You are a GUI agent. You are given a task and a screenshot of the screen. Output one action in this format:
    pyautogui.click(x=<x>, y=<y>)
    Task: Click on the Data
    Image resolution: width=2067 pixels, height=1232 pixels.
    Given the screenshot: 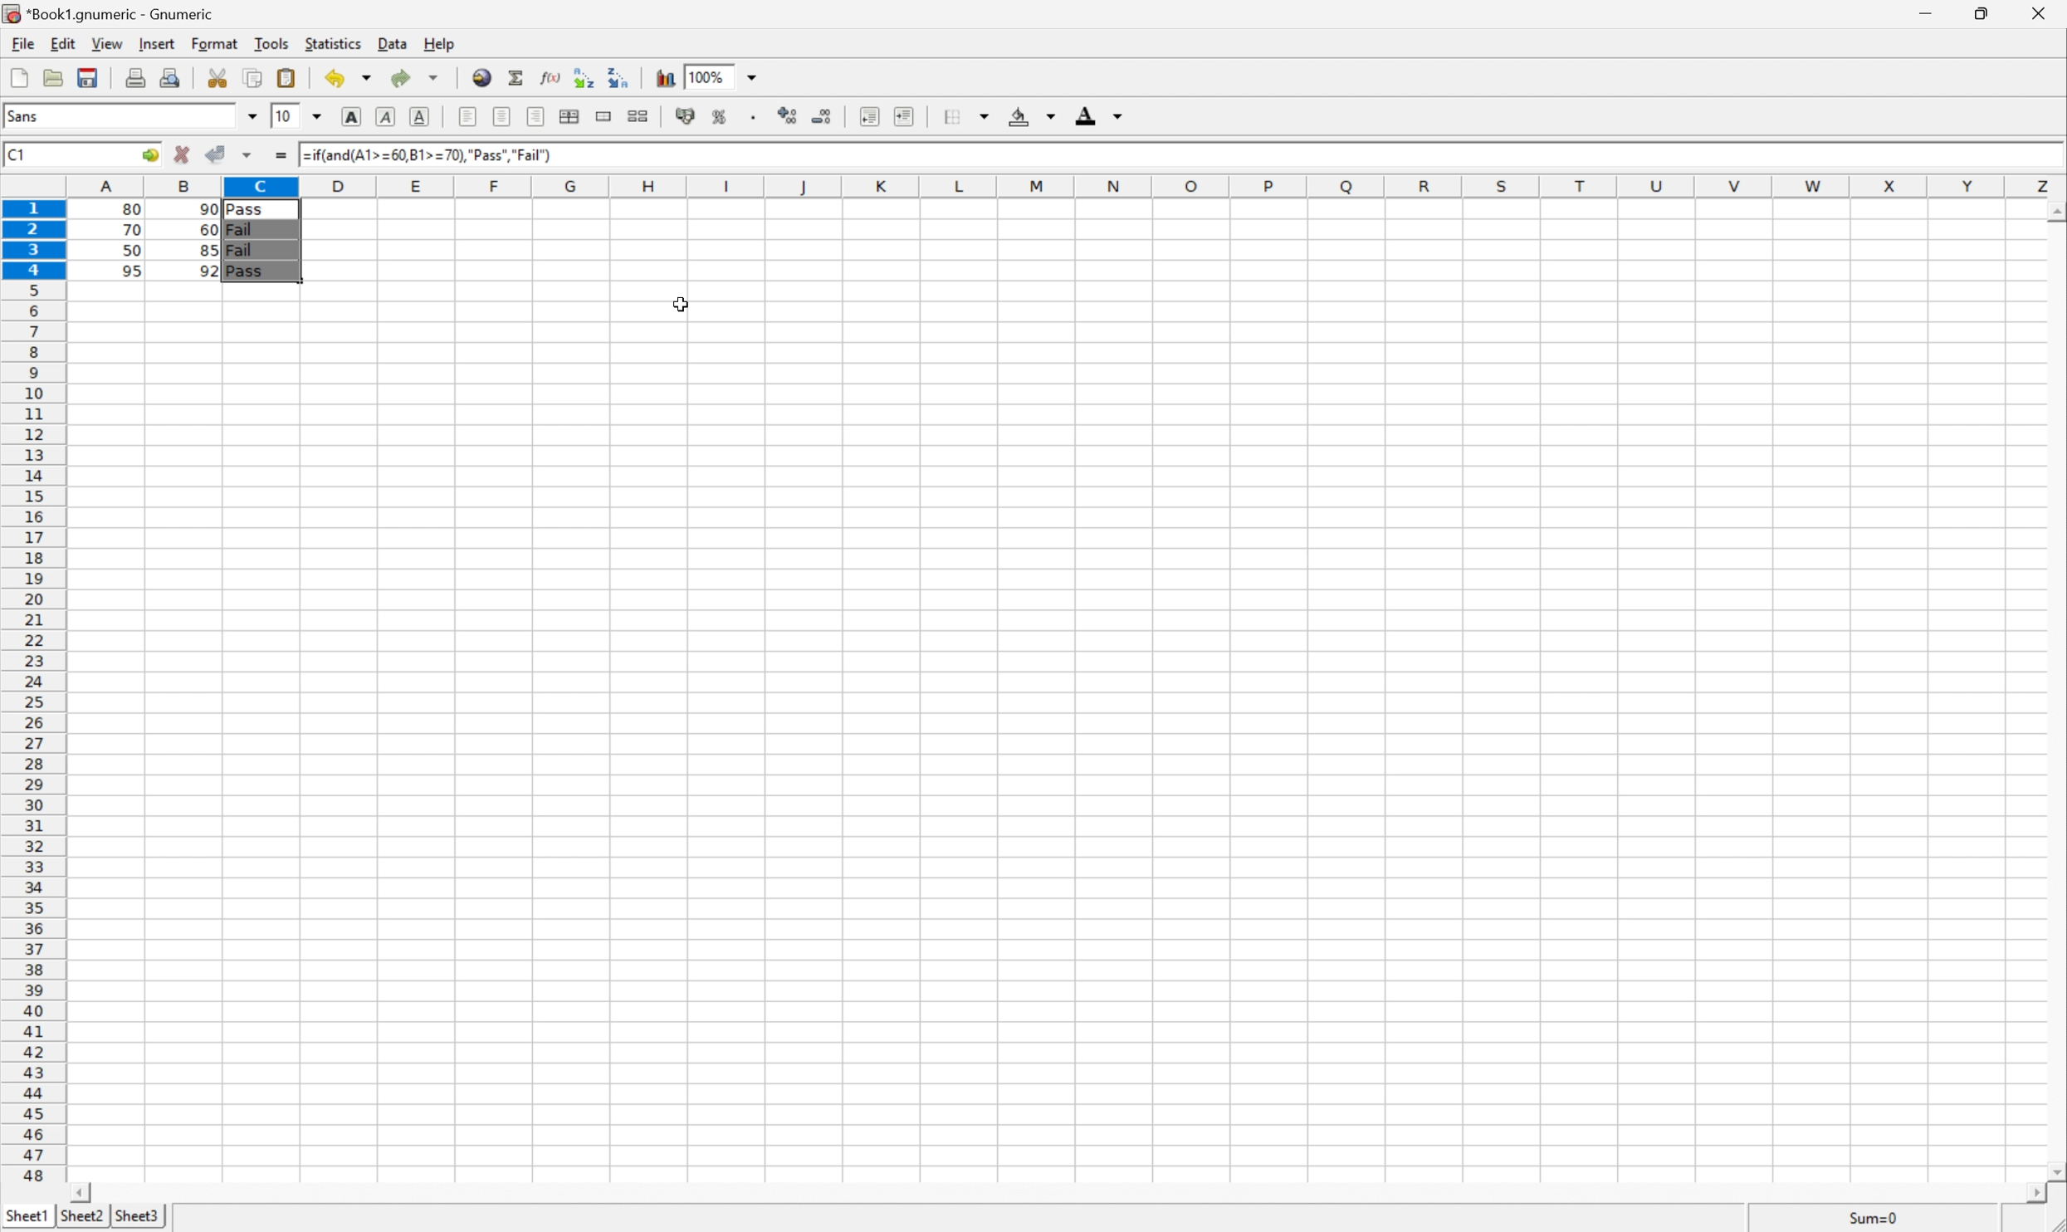 What is the action you would take?
    pyautogui.click(x=393, y=45)
    